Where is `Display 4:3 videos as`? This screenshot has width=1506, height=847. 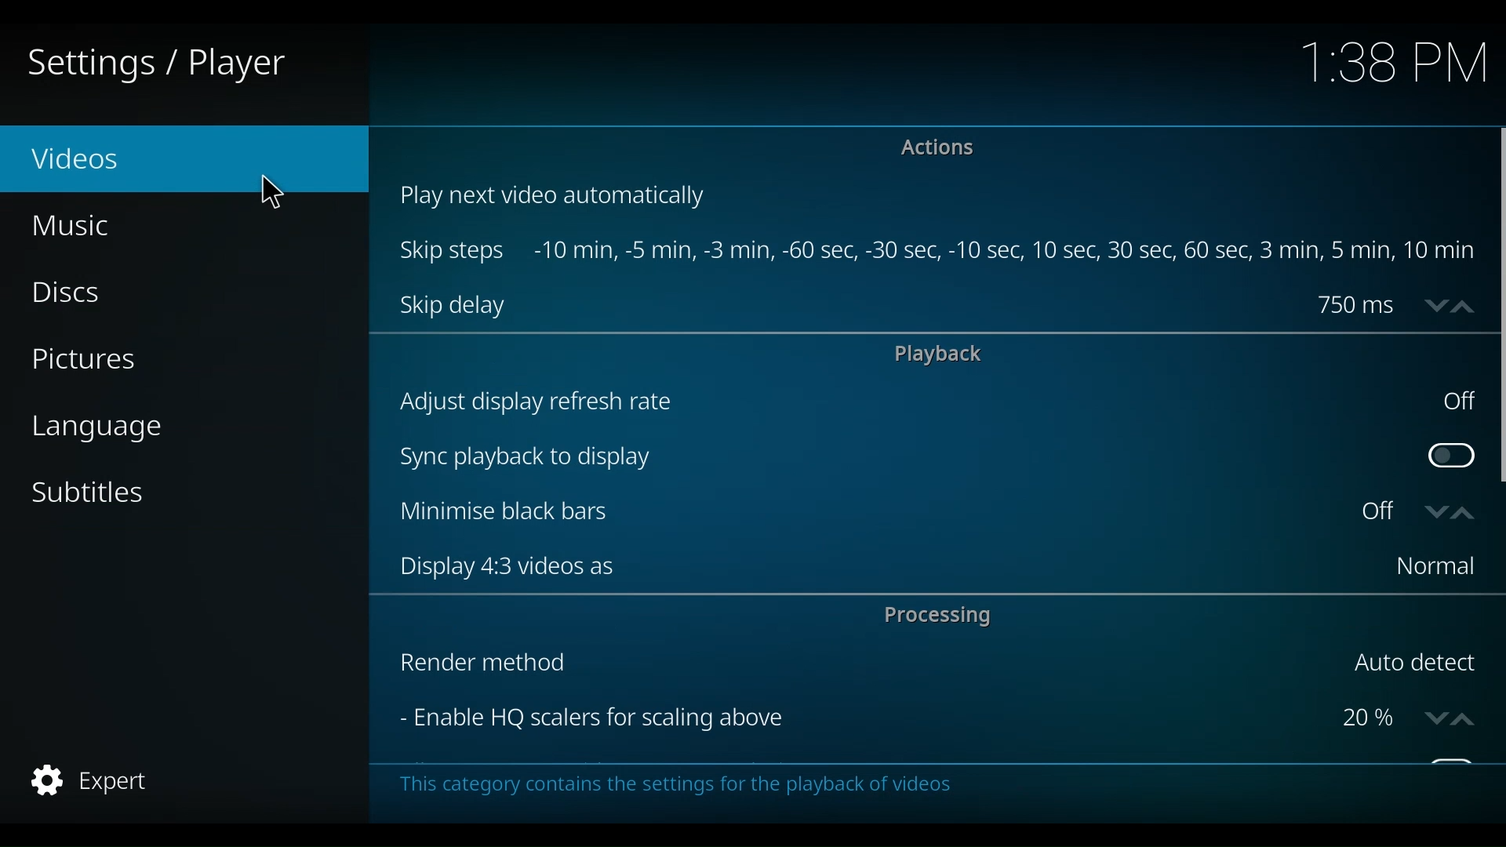 Display 4:3 videos as is located at coordinates (886, 565).